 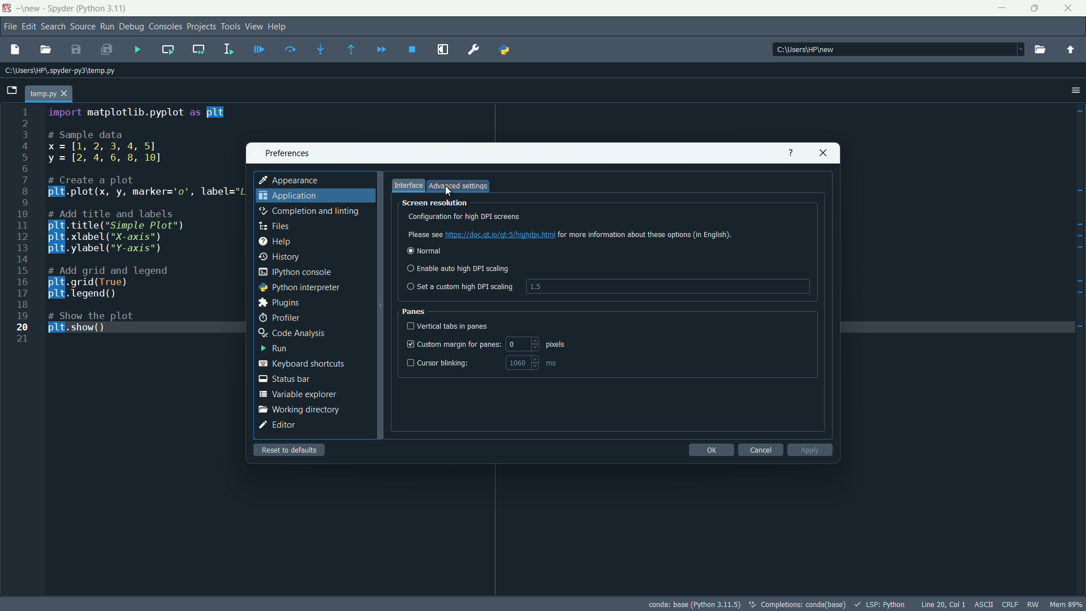 I want to click on execute until function, so click(x=352, y=50).